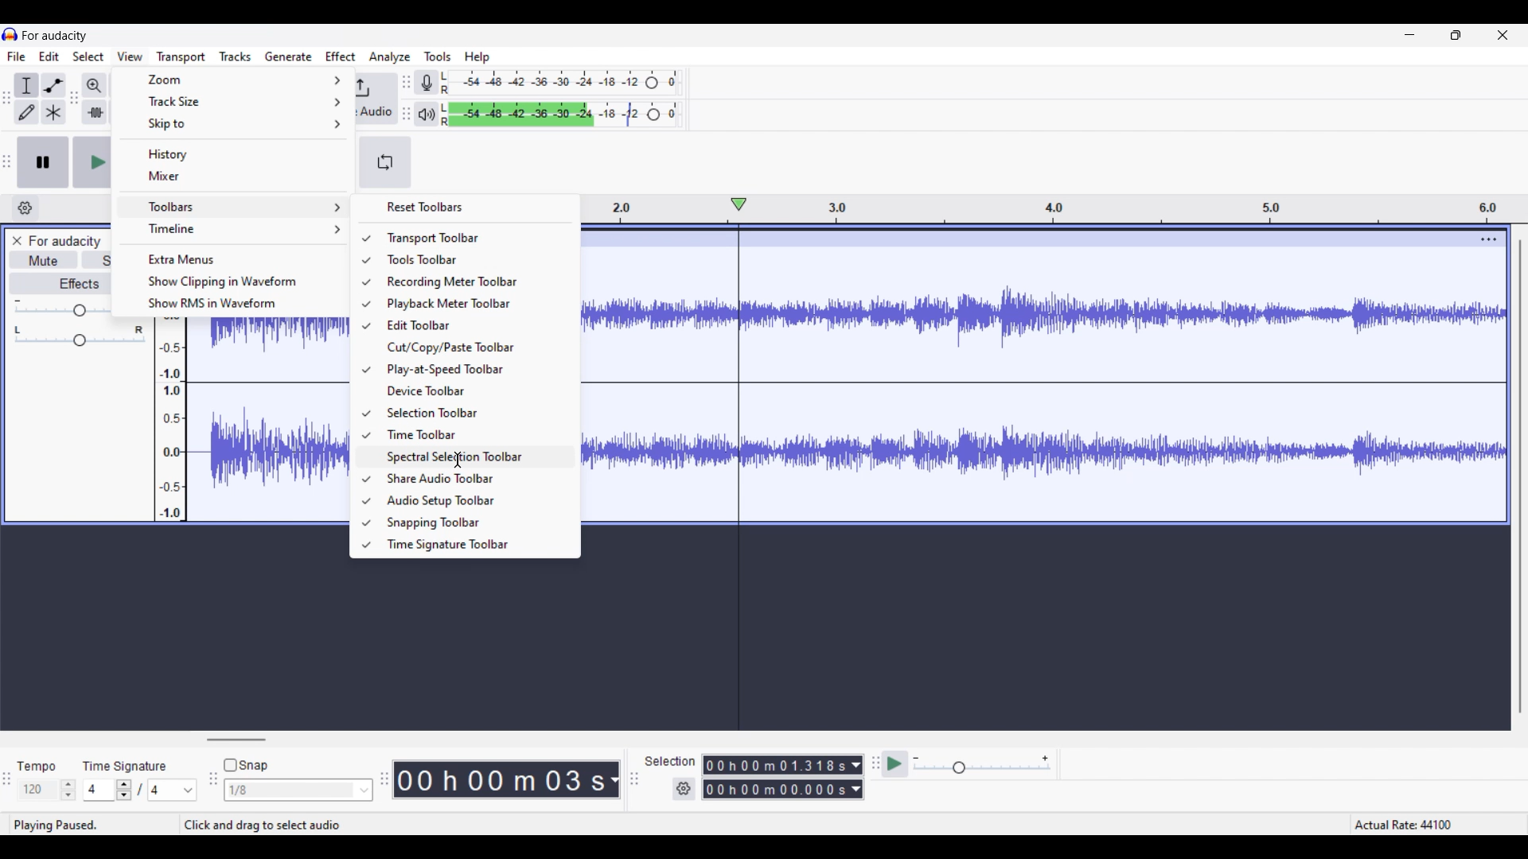  Describe the element at coordinates (53, 86) in the screenshot. I see `Envelop tool` at that location.